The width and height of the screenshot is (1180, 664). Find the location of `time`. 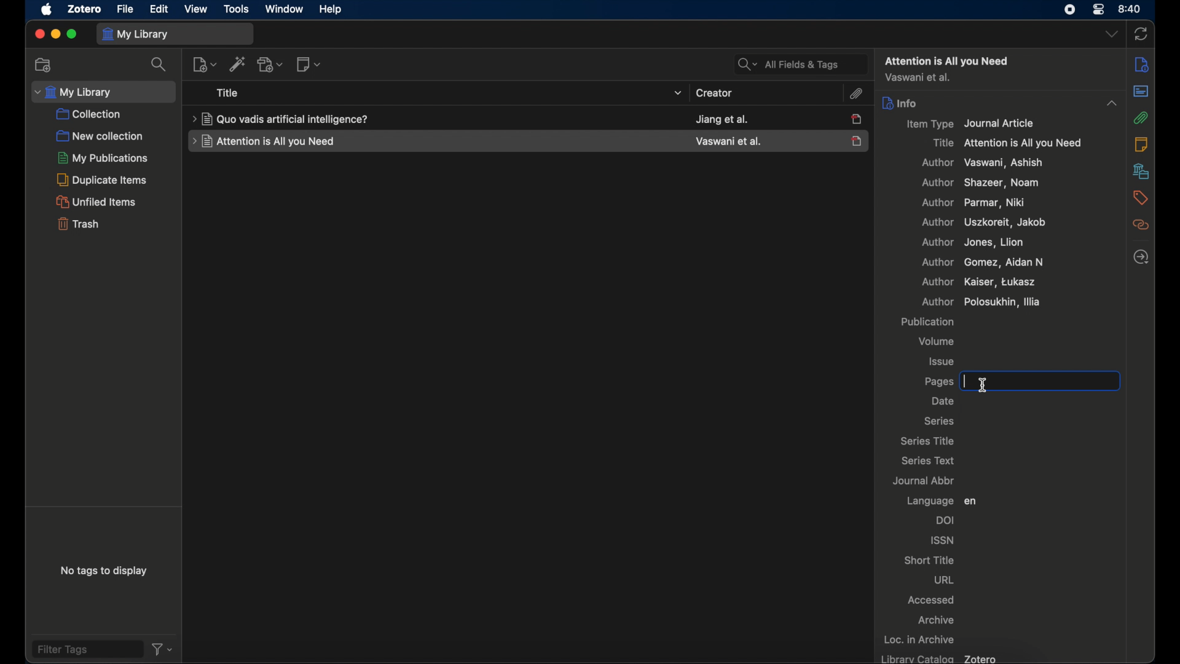

time is located at coordinates (1131, 9).